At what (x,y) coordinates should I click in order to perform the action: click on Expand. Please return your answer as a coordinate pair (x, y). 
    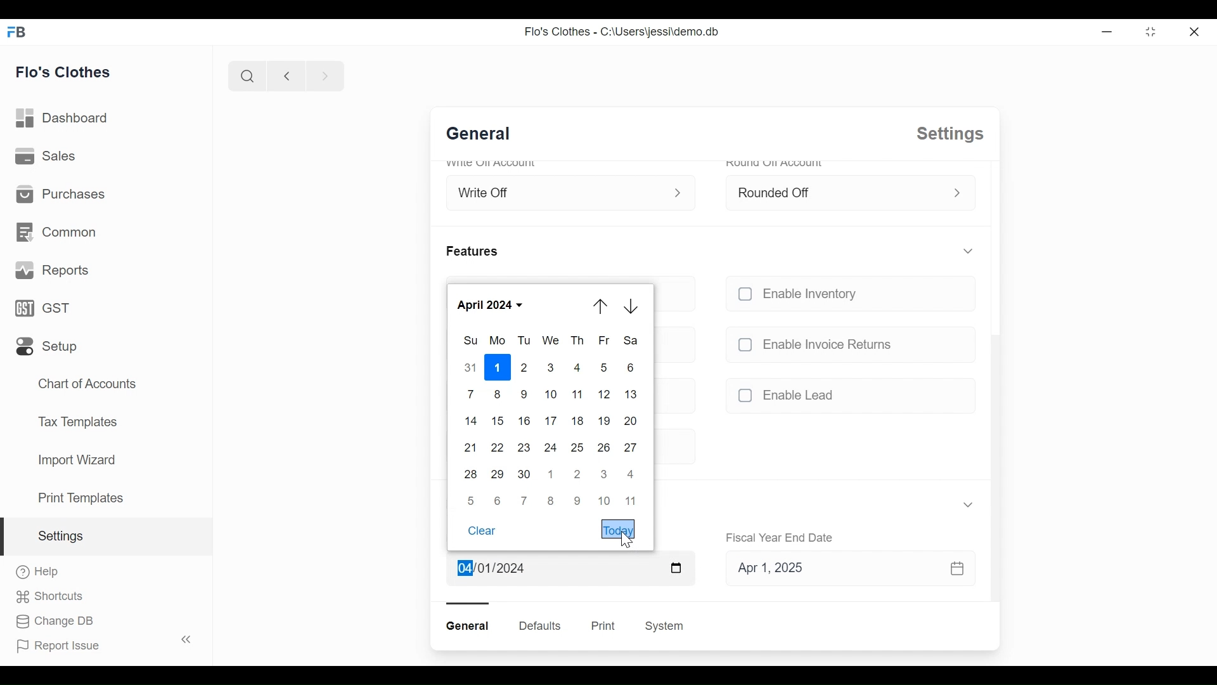
    Looking at the image, I should click on (957, 193).